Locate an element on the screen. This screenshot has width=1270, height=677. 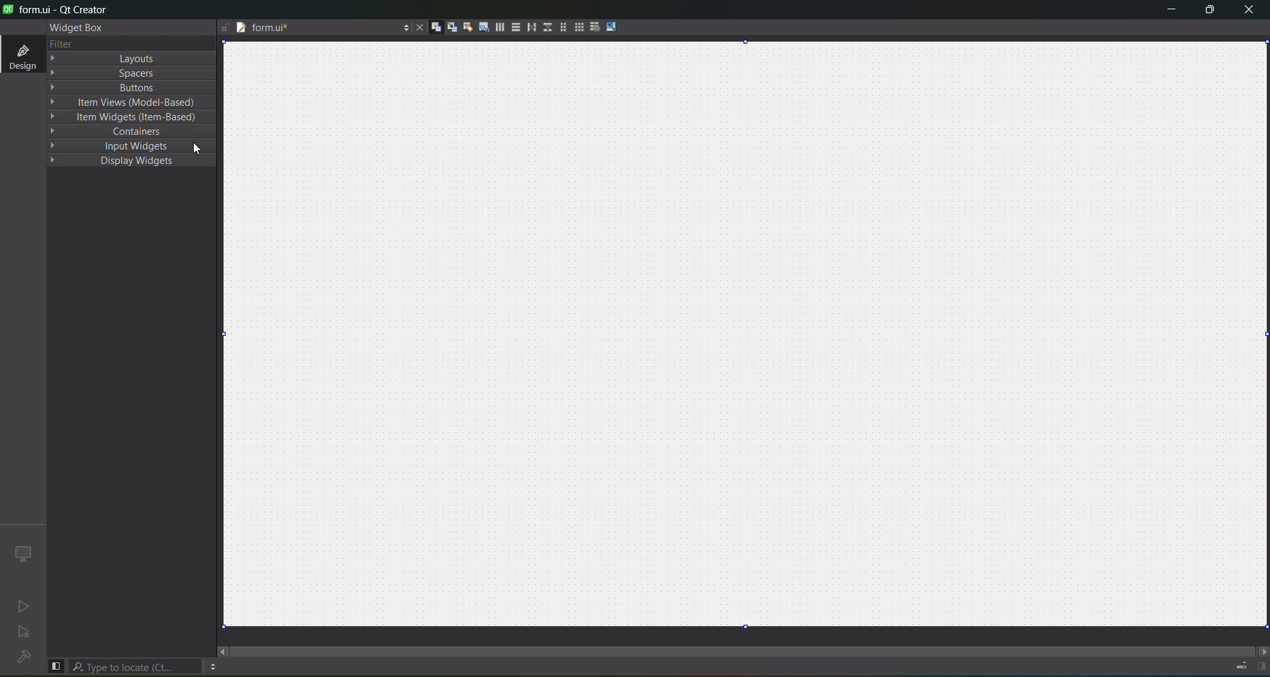
signals is located at coordinates (446, 26).